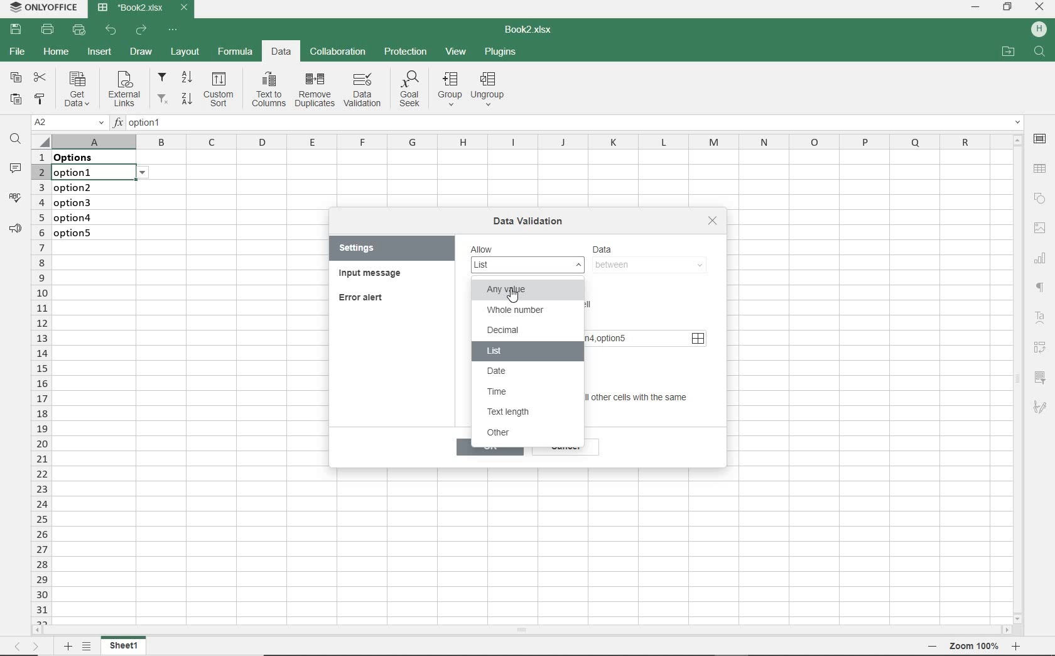  I want to click on between, so click(647, 265).